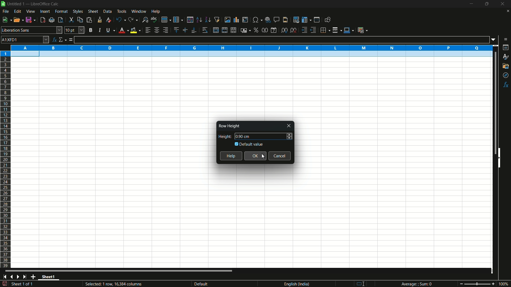 This screenshot has height=287, width=511. Describe the element at coordinates (43, 20) in the screenshot. I see `export directly as pdf` at that location.